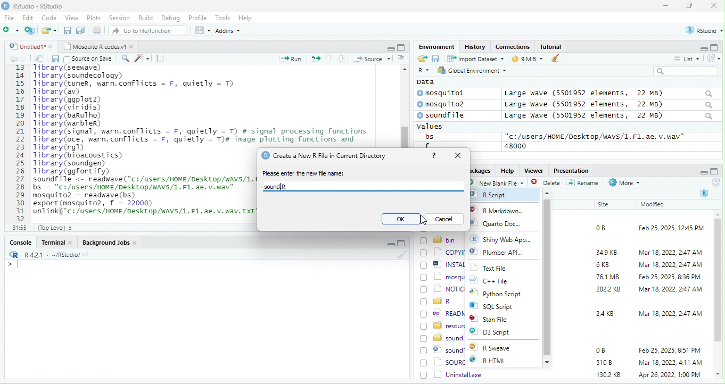 The width and height of the screenshot is (725, 384). Describe the element at coordinates (439, 239) in the screenshot. I see `Ld bin` at that location.